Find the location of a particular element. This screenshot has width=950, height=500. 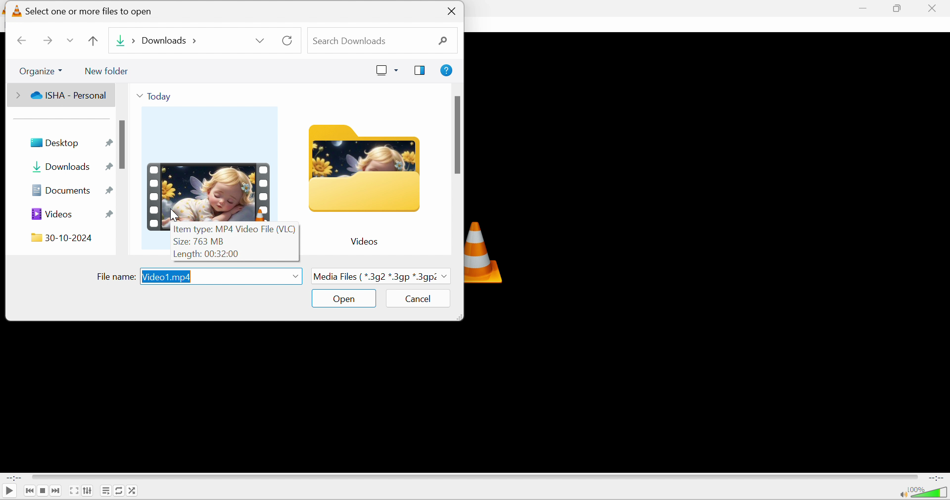

Item type: MP4 Video File (VLC) is located at coordinates (238, 229).